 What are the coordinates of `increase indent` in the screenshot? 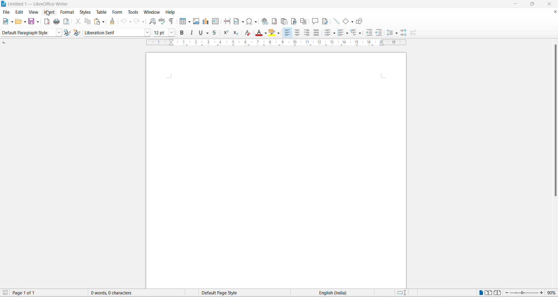 It's located at (369, 33).